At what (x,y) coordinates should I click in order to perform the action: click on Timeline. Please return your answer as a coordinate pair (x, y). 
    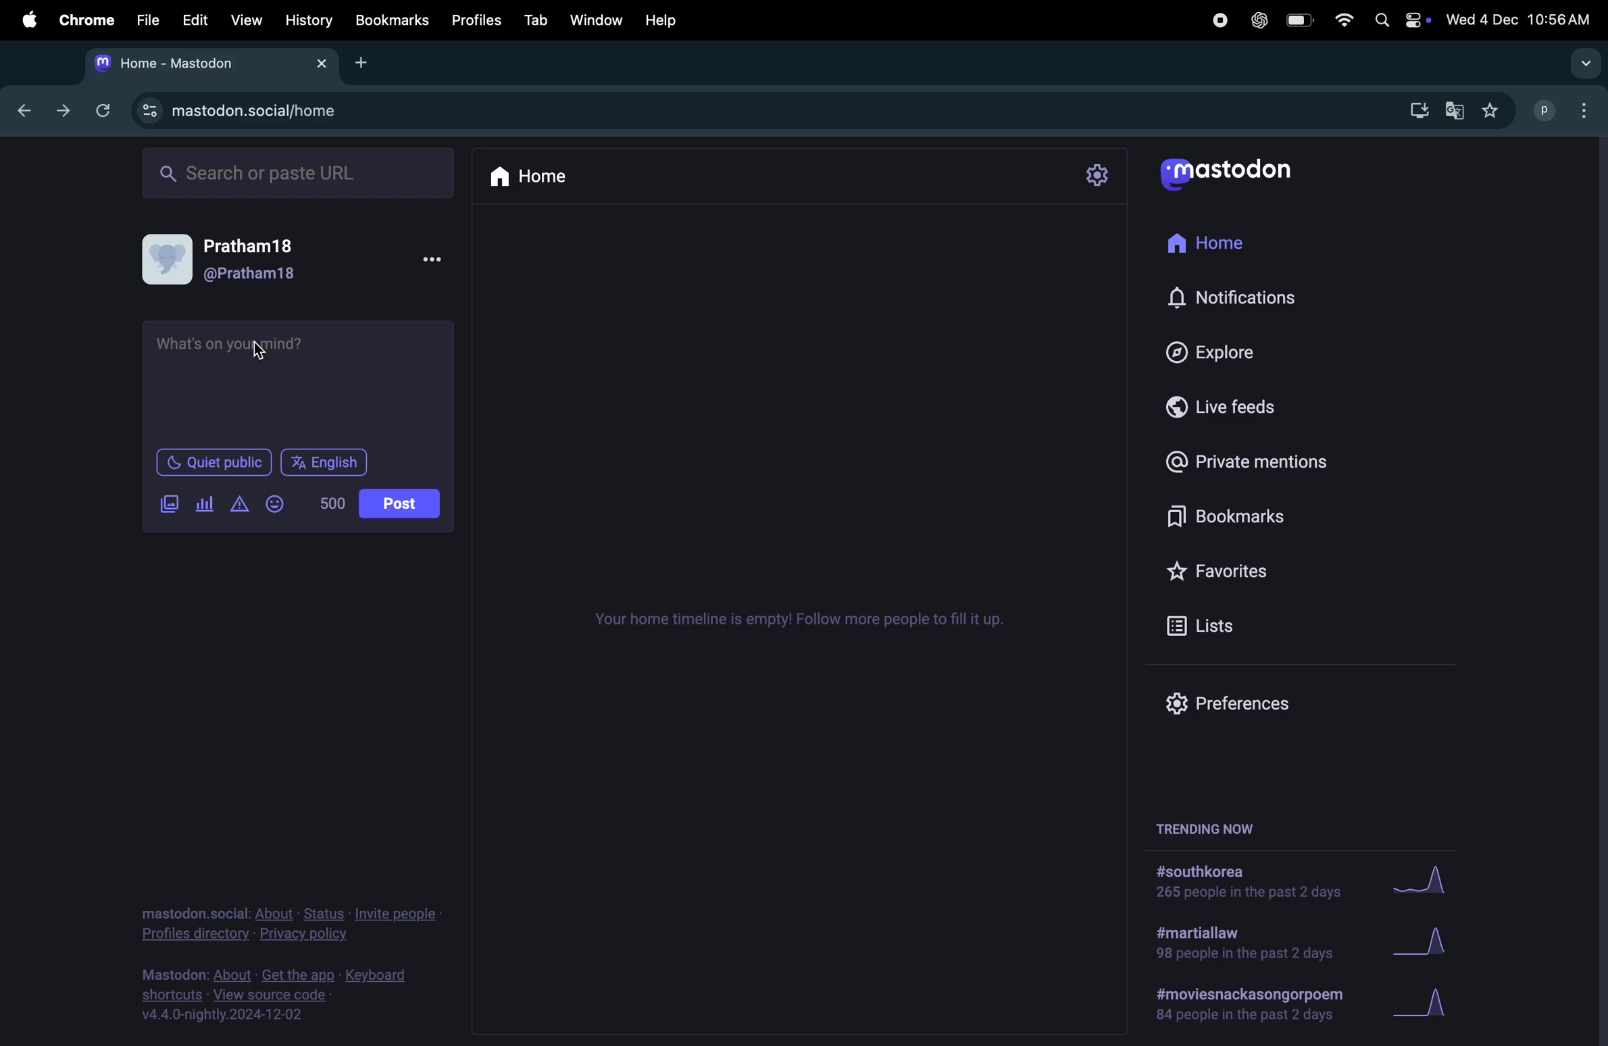
    Looking at the image, I should click on (805, 622).